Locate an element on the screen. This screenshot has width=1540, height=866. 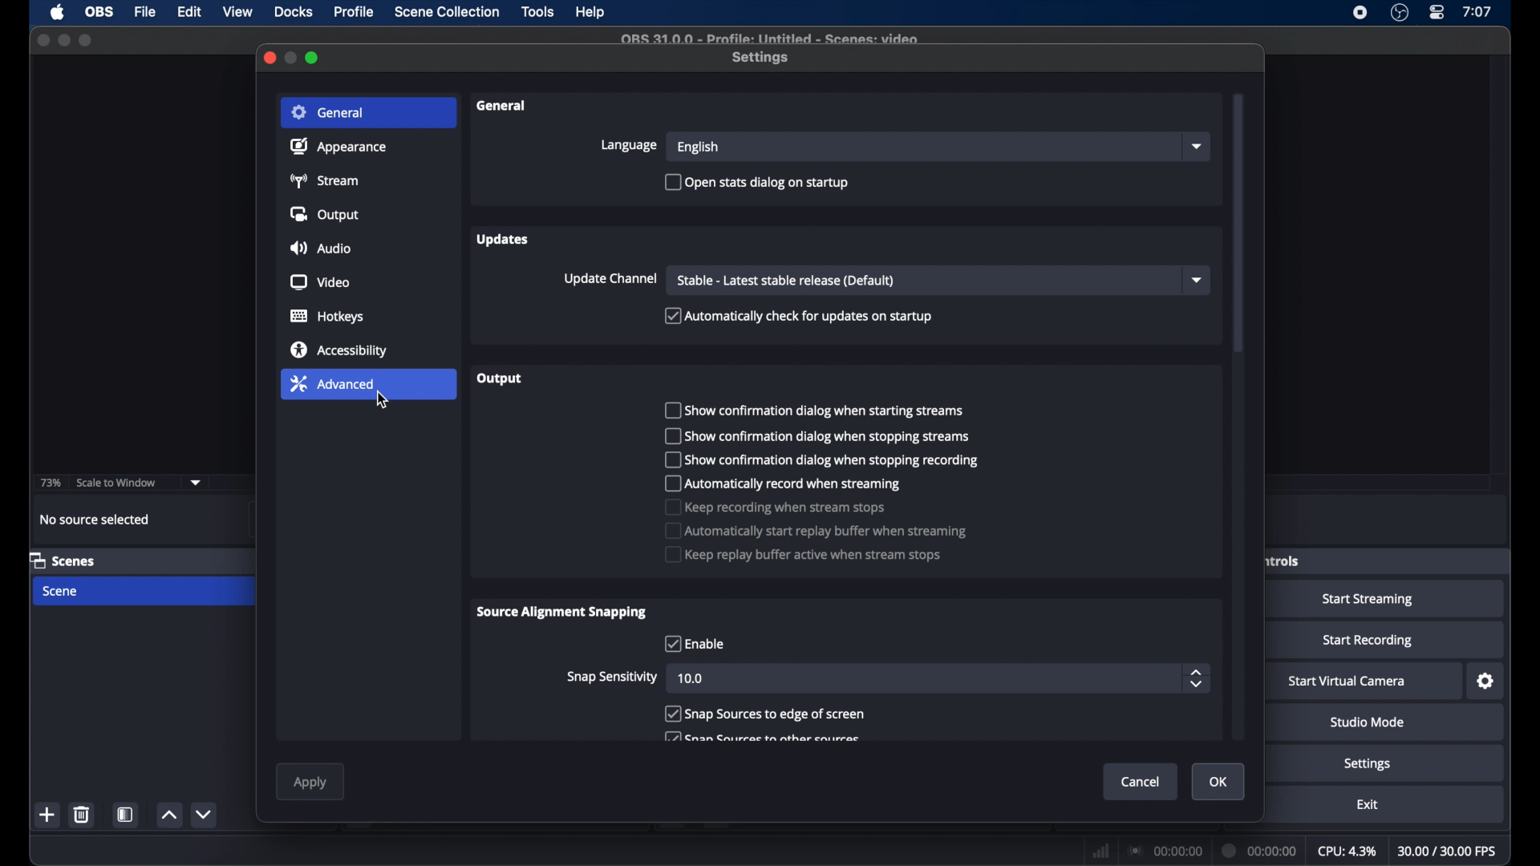
checkbox is located at coordinates (765, 714).